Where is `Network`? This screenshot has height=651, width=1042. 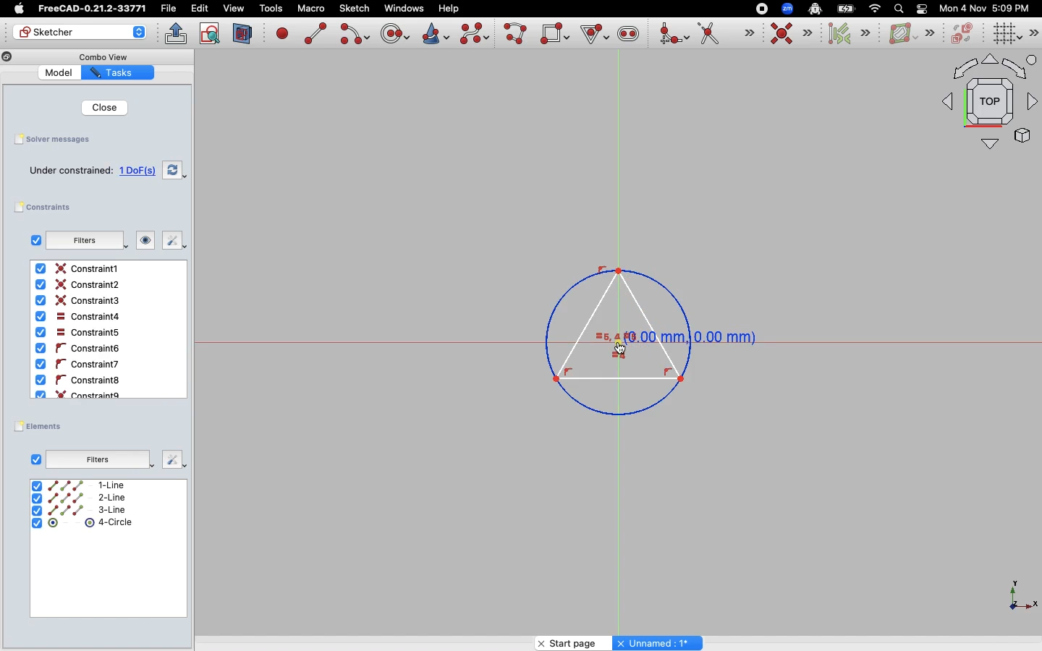
Network is located at coordinates (876, 9).